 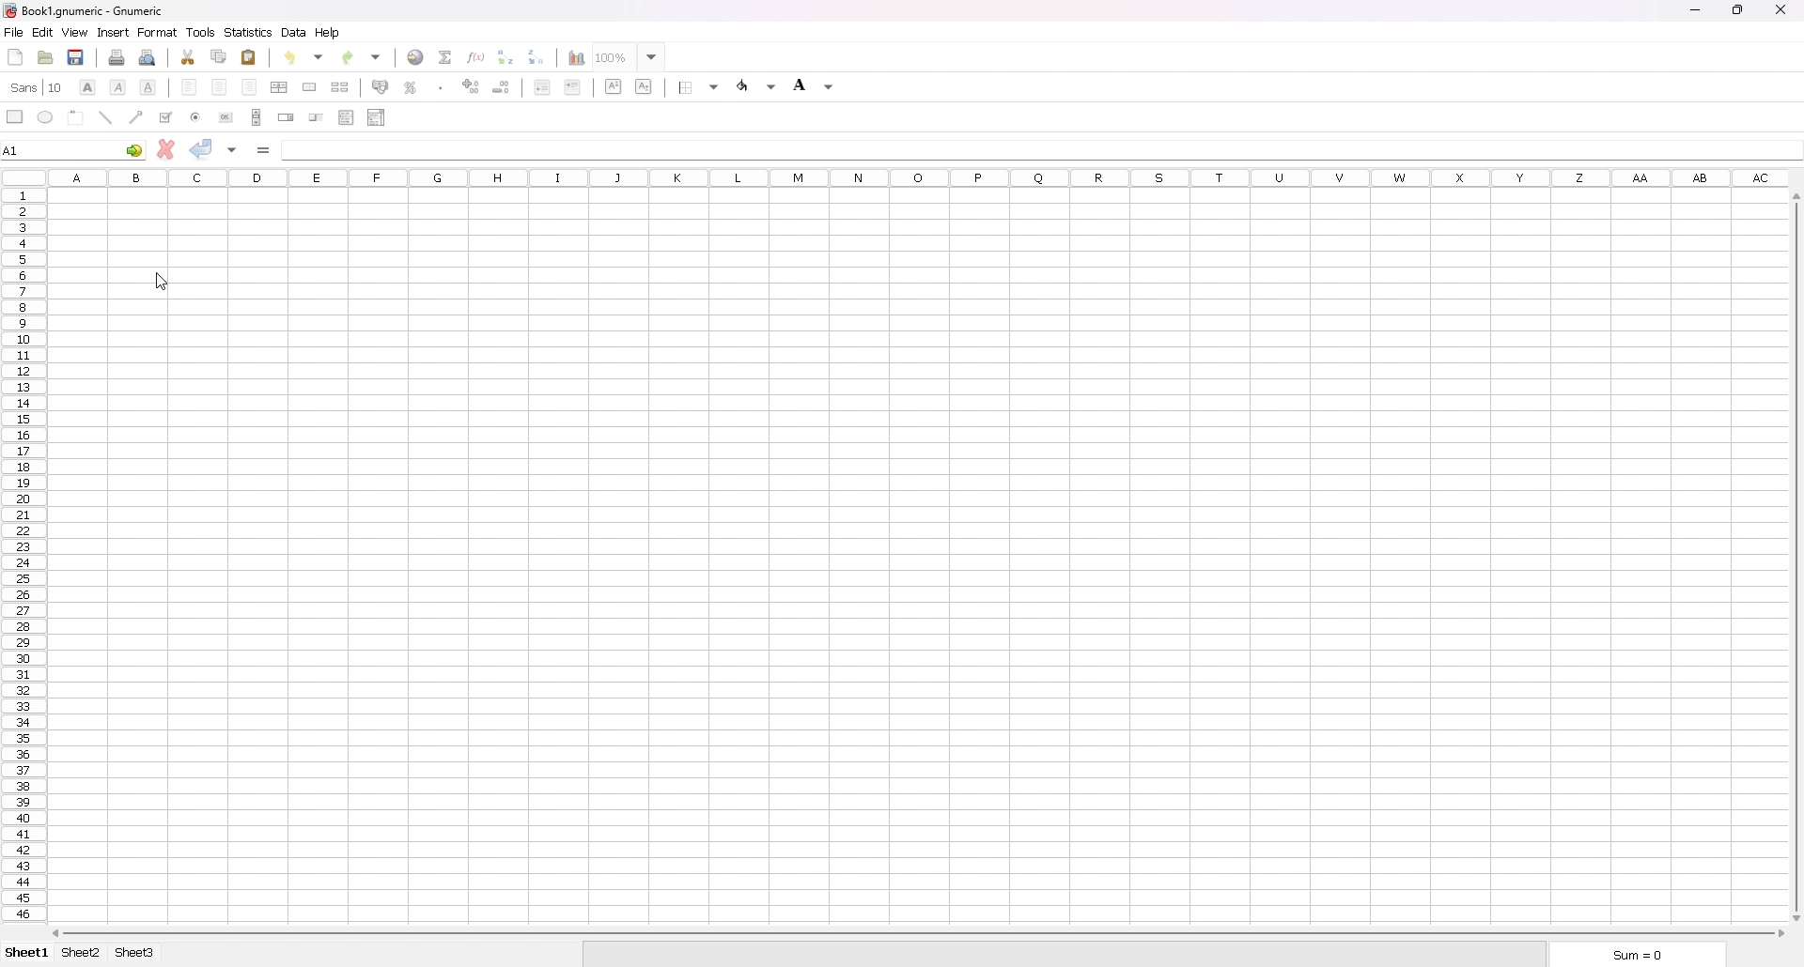 What do you see at coordinates (76, 117) in the screenshot?
I see `frame` at bounding box center [76, 117].